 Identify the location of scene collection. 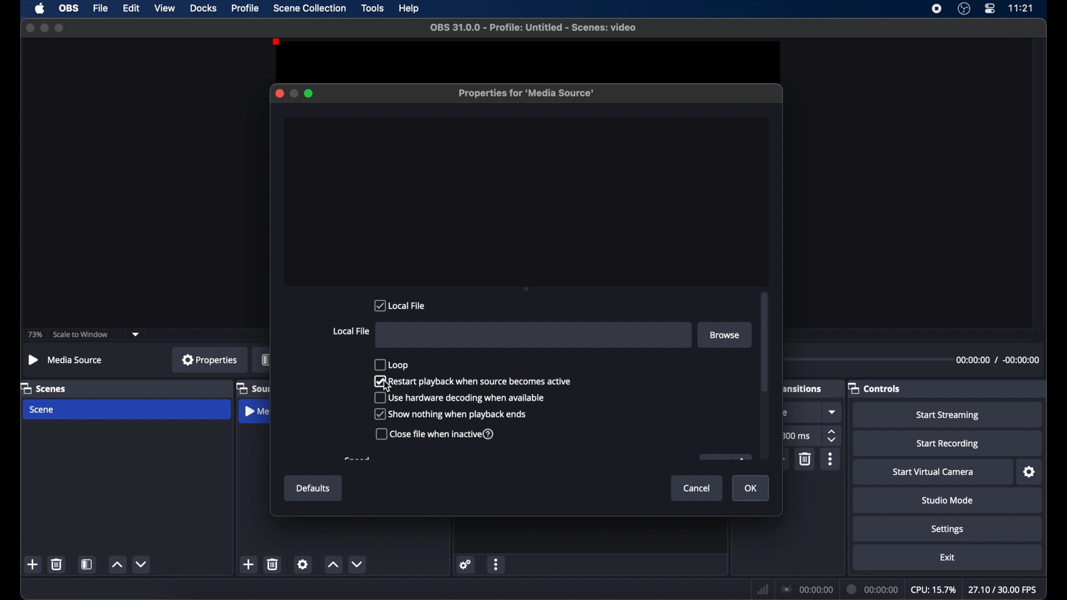
(309, 8).